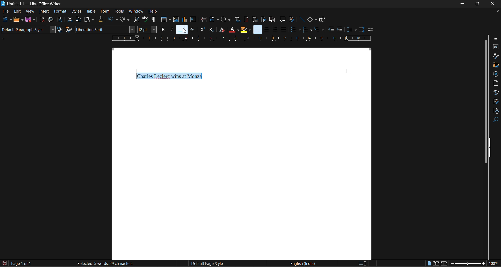 This screenshot has width=501, height=267. What do you see at coordinates (496, 120) in the screenshot?
I see `find` at bounding box center [496, 120].